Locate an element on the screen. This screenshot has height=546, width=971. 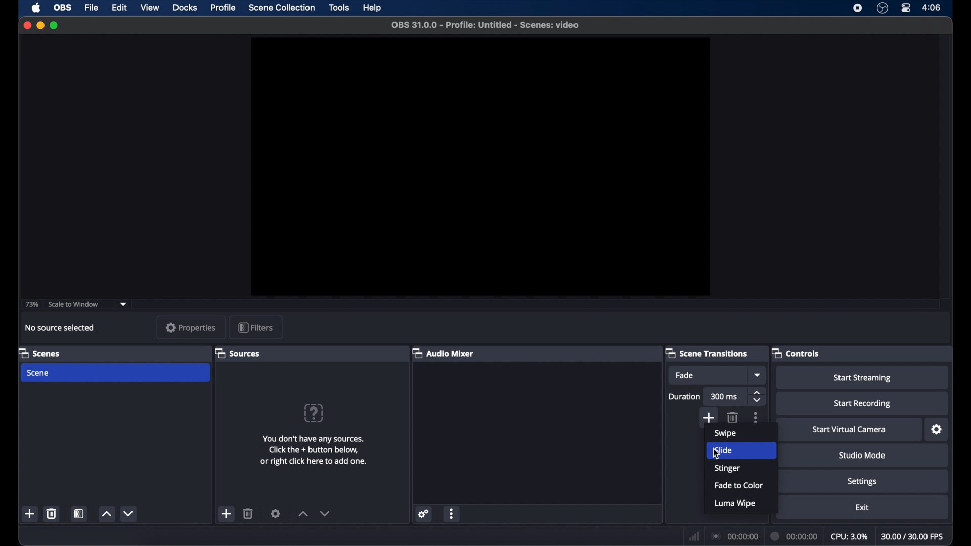
settings is located at coordinates (937, 430).